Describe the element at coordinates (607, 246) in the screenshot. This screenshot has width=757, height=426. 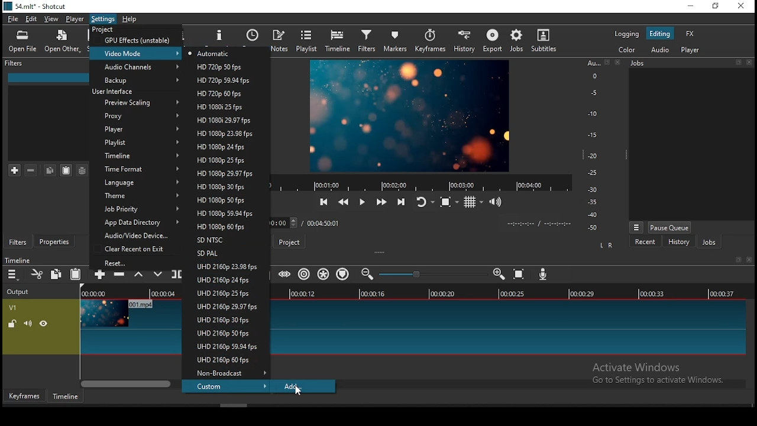
I see `L R` at that location.